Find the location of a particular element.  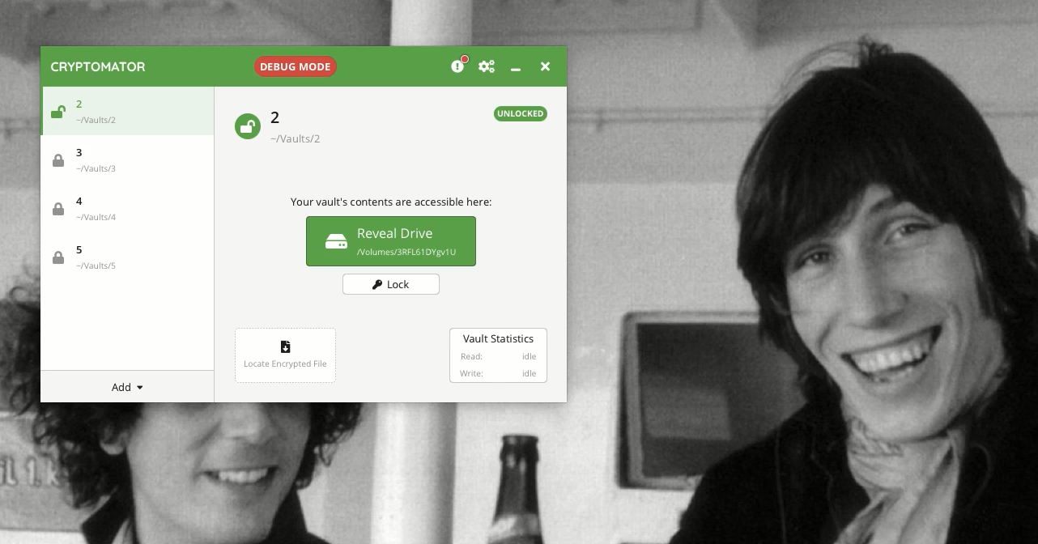

Add menu is located at coordinates (130, 388).